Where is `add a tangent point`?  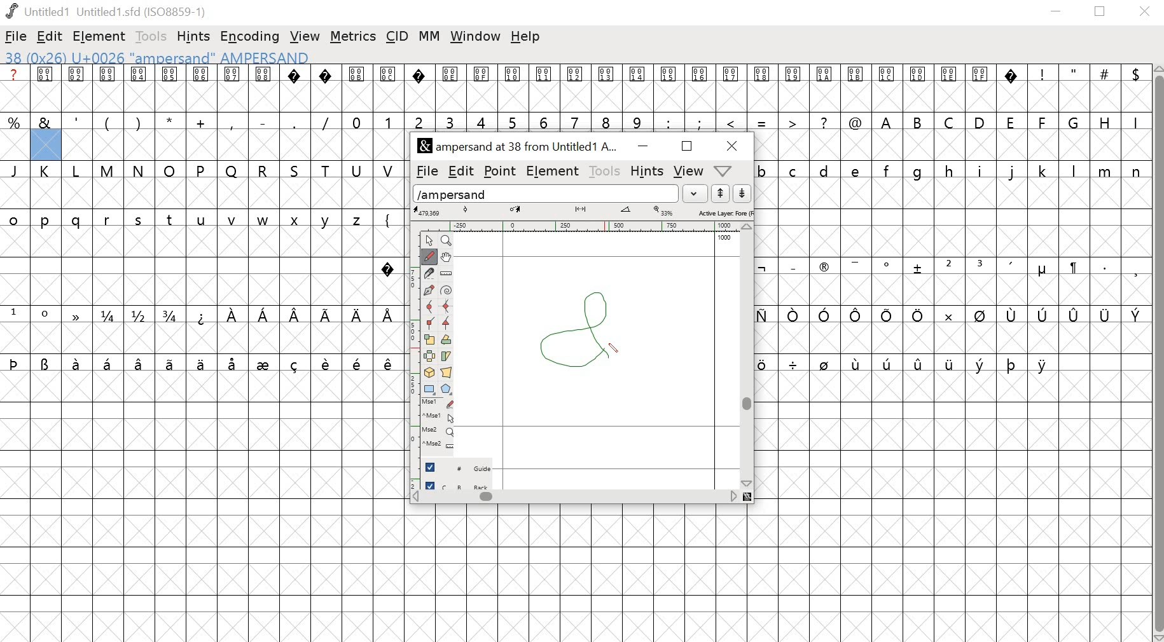
add a tangent point is located at coordinates (448, 325).